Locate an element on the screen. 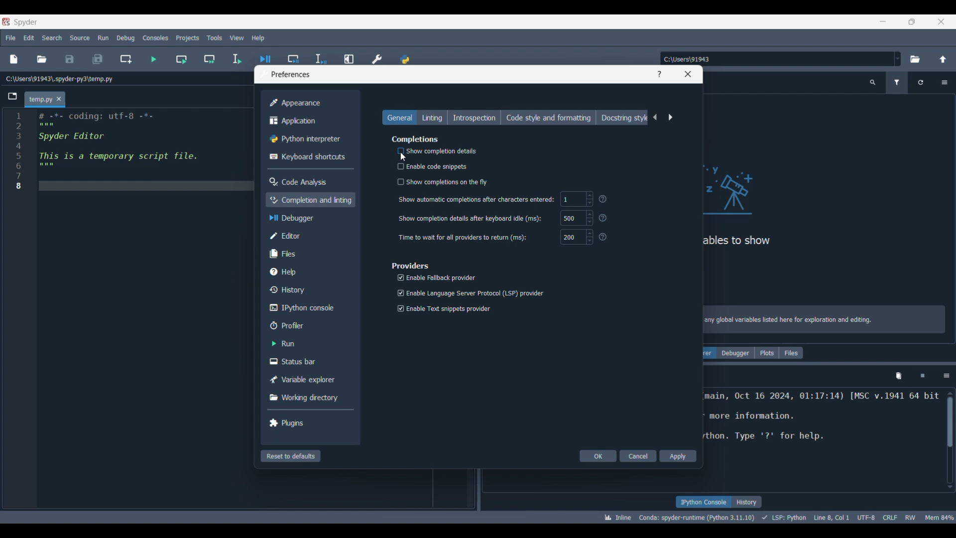 The image size is (956, 538). Tools menu is located at coordinates (215, 38).